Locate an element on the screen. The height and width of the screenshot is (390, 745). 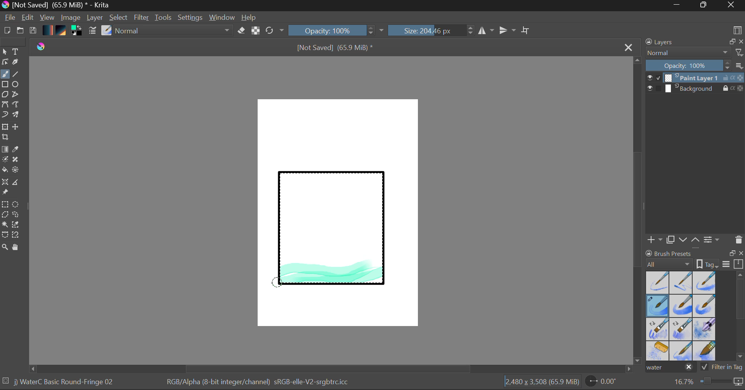
Delete Layer is located at coordinates (739, 240).